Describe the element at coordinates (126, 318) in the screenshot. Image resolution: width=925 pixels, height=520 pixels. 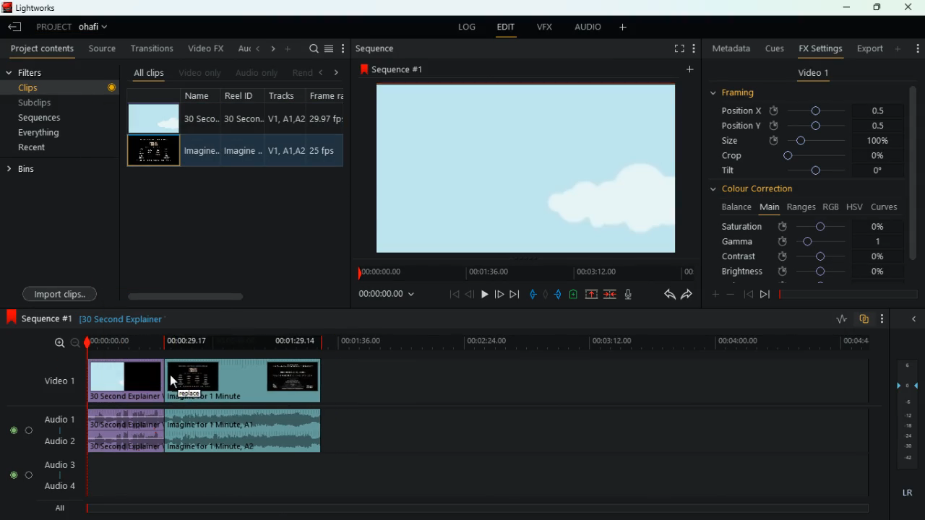
I see `explanation` at that location.